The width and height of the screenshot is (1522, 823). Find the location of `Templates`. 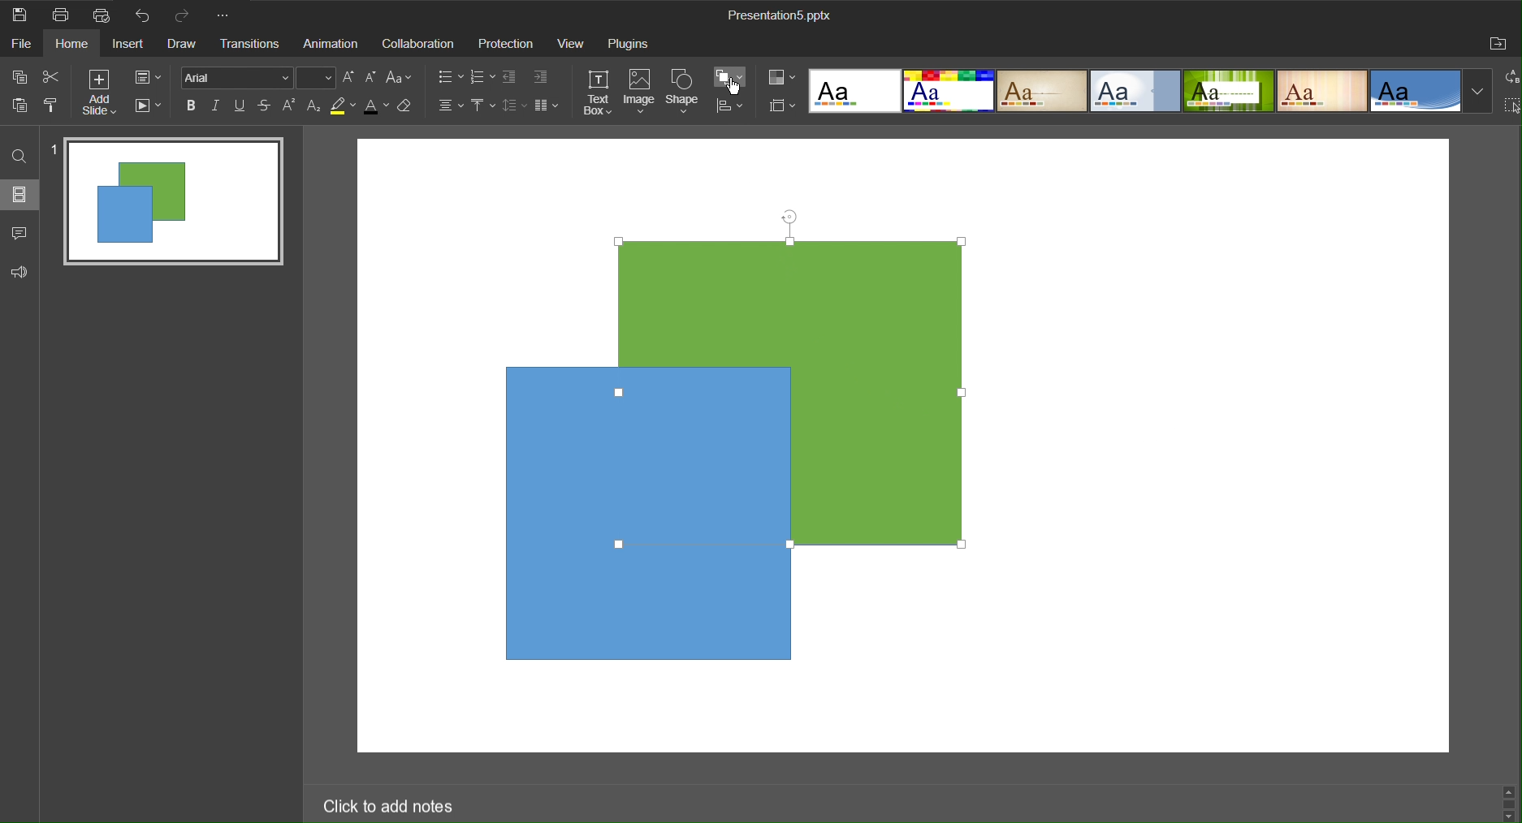

Templates is located at coordinates (1148, 90).